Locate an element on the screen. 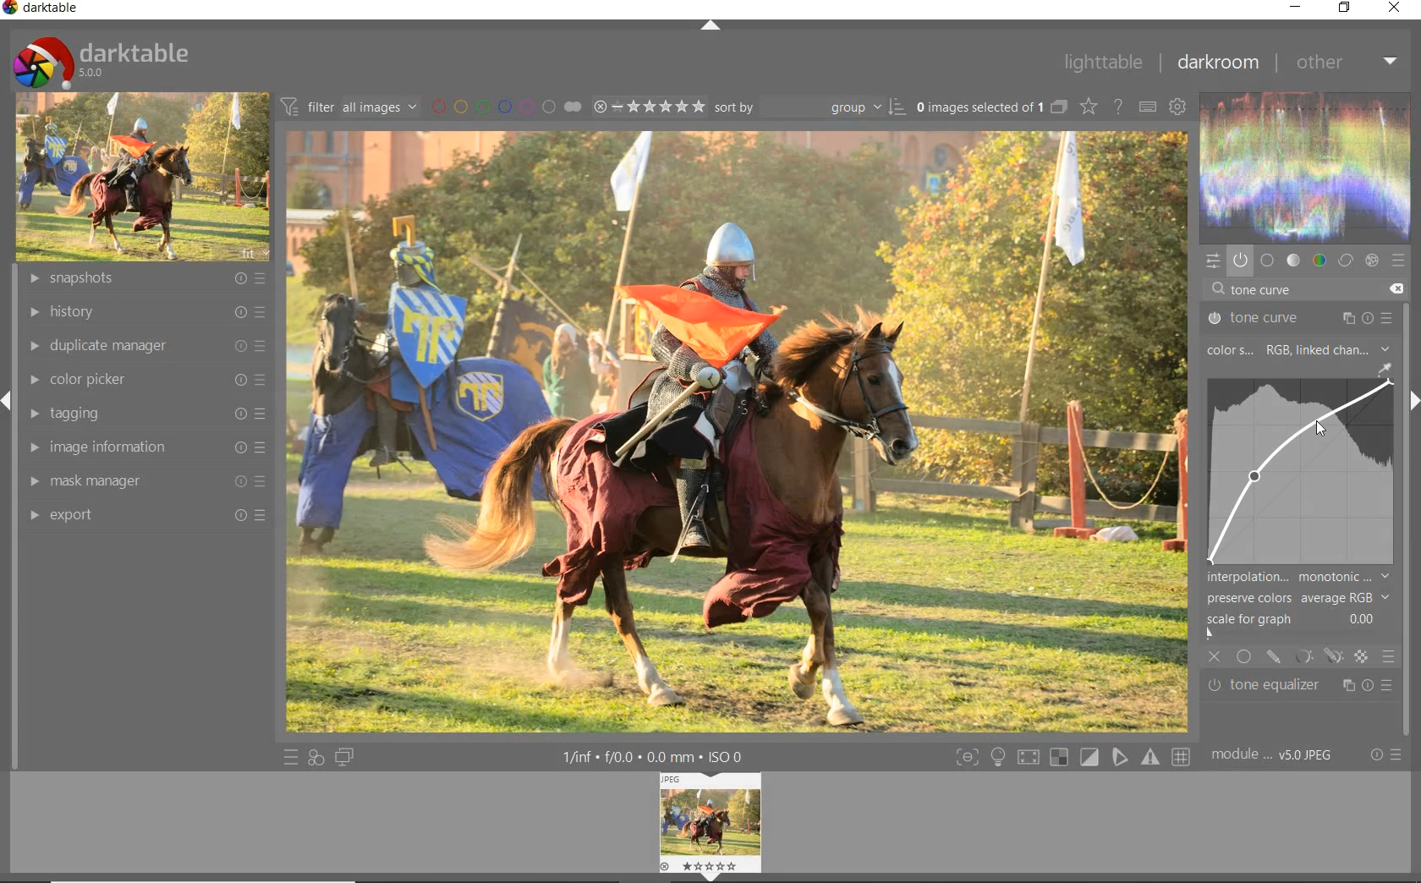 Image resolution: width=1421 pixels, height=883 pixels. color space is located at coordinates (1297, 351).